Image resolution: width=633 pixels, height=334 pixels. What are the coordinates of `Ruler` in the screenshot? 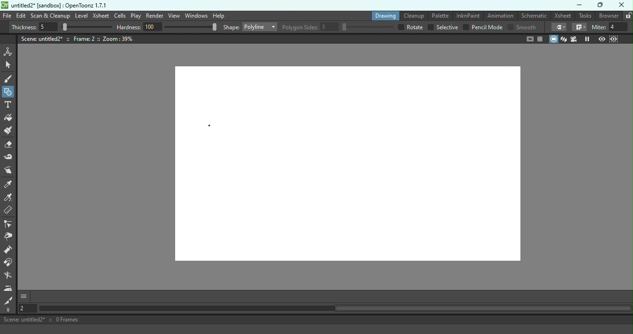 It's located at (11, 212).